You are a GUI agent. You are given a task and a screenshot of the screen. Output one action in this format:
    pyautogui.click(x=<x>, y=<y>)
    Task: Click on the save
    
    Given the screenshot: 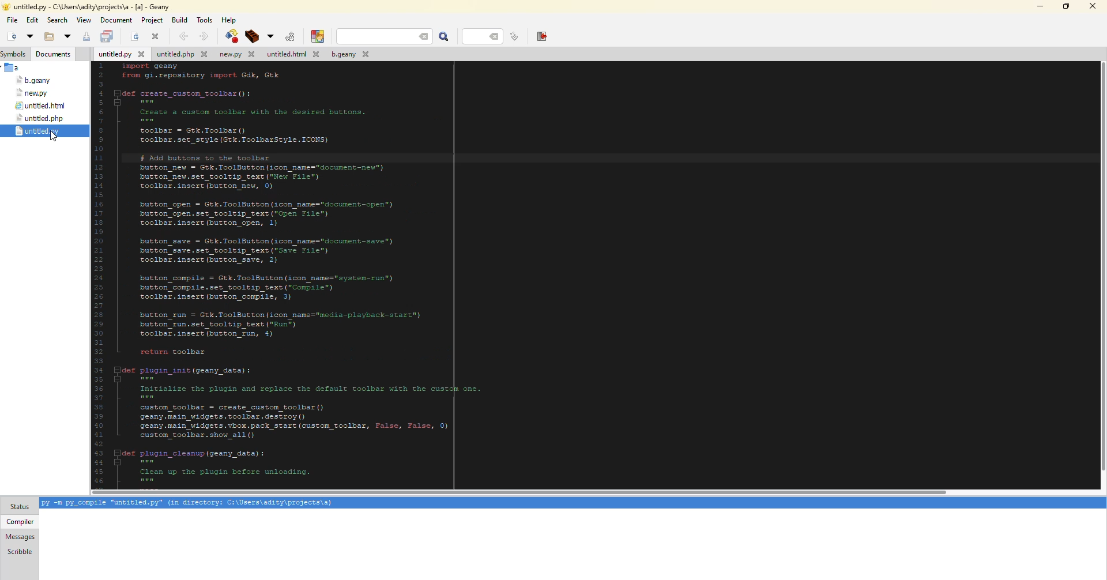 What is the action you would take?
    pyautogui.click(x=86, y=36)
    